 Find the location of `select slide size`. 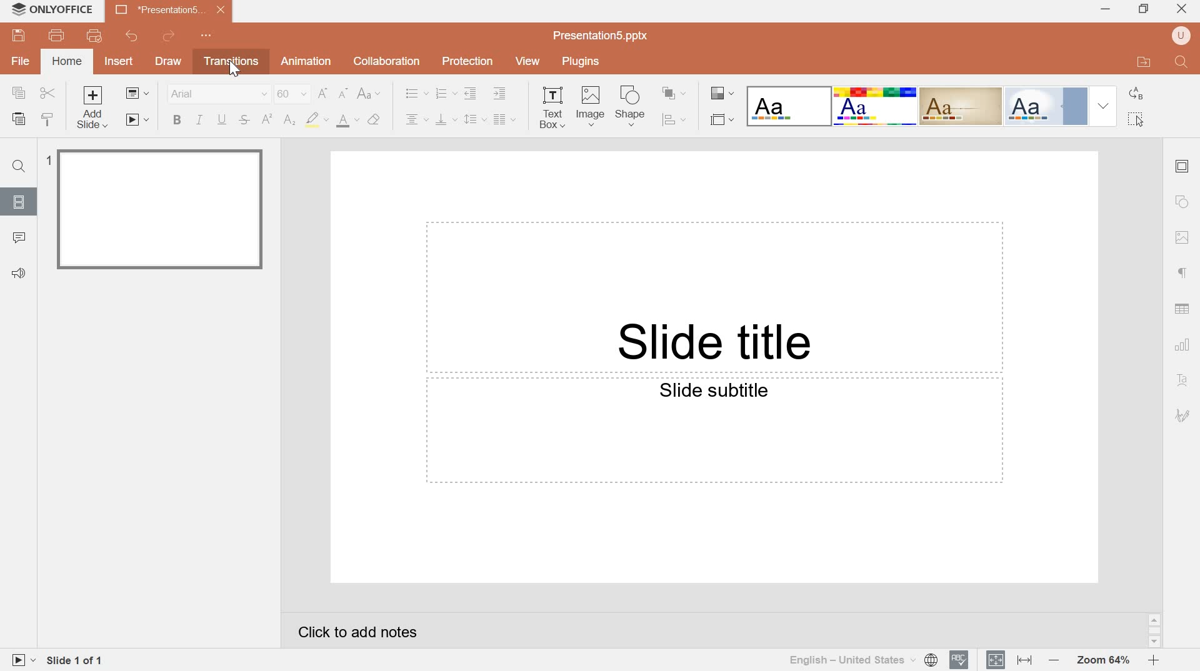

select slide size is located at coordinates (720, 120).